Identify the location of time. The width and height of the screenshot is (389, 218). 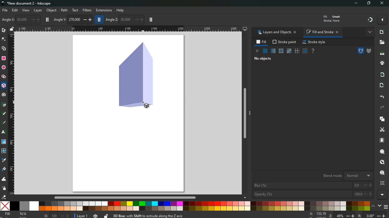
(96, 215).